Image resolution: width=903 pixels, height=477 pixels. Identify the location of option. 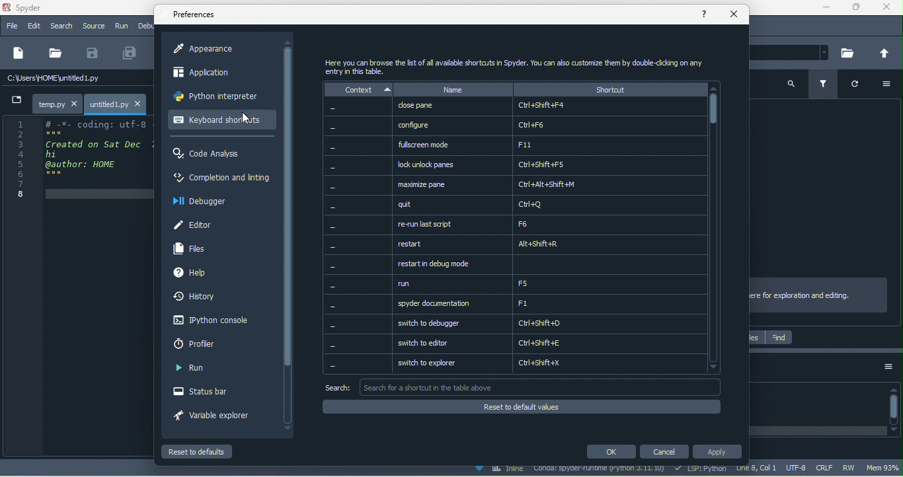
(888, 371).